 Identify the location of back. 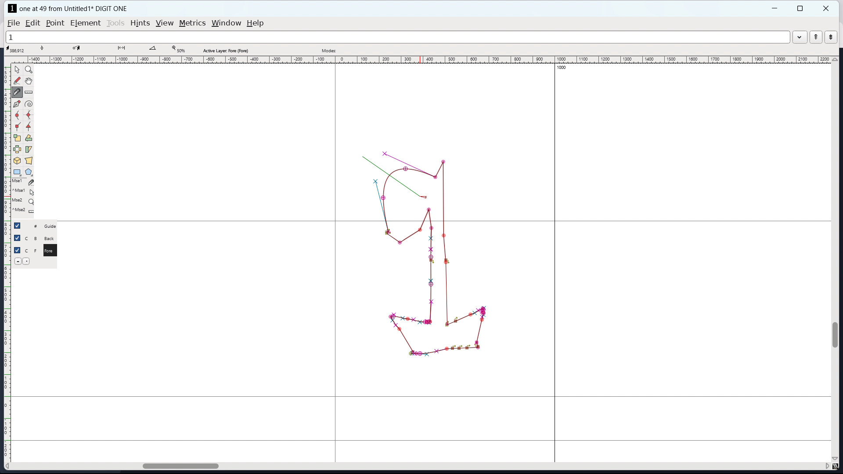
(51, 238).